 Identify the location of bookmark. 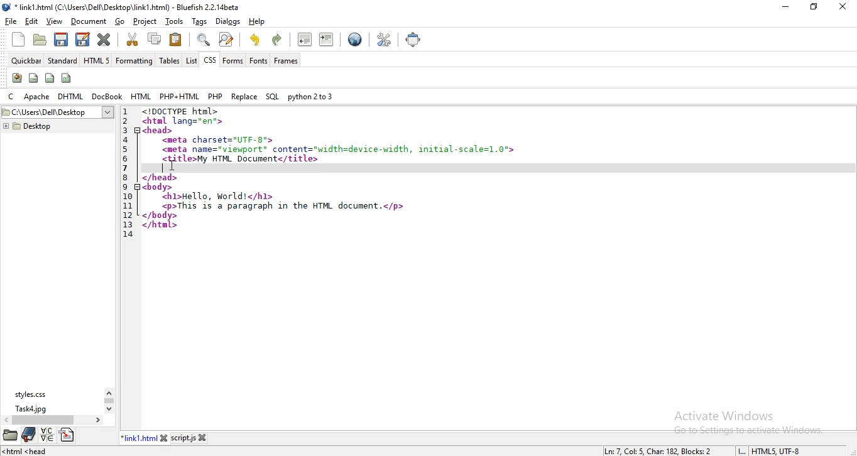
(28, 434).